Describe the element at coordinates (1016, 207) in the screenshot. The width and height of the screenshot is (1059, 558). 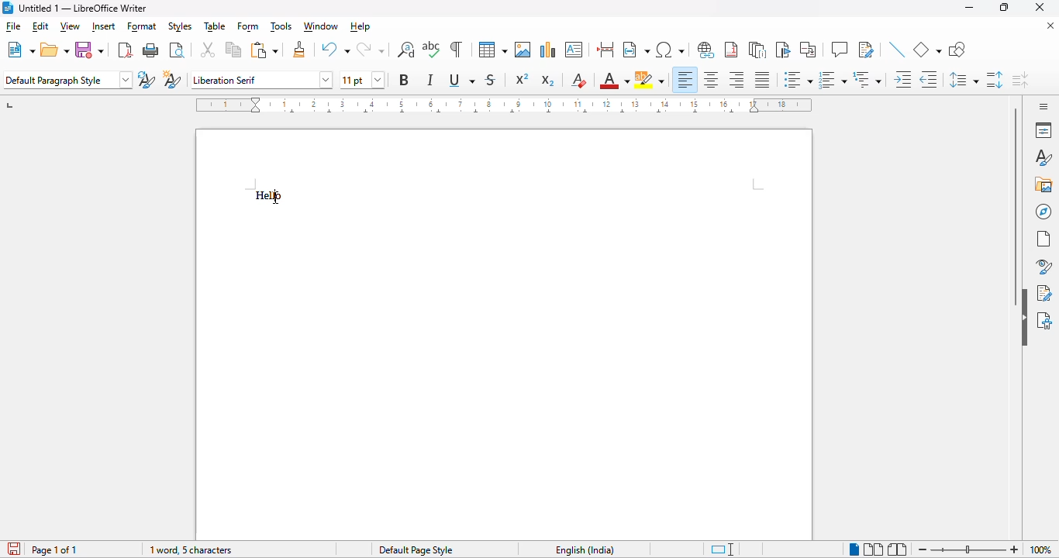
I see `vertical scroll bar` at that location.